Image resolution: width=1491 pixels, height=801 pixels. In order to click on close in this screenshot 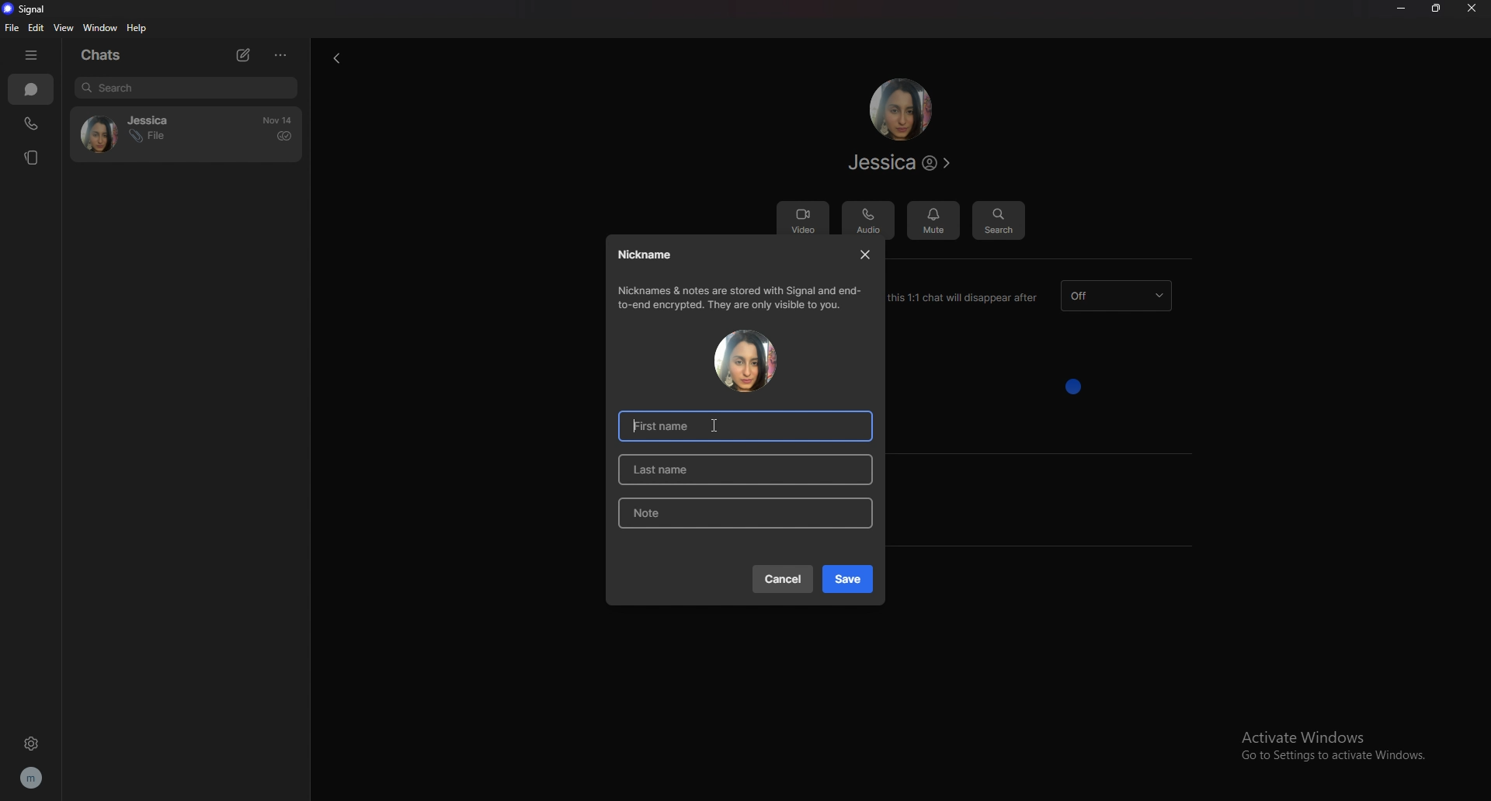, I will do `click(1475, 9)`.